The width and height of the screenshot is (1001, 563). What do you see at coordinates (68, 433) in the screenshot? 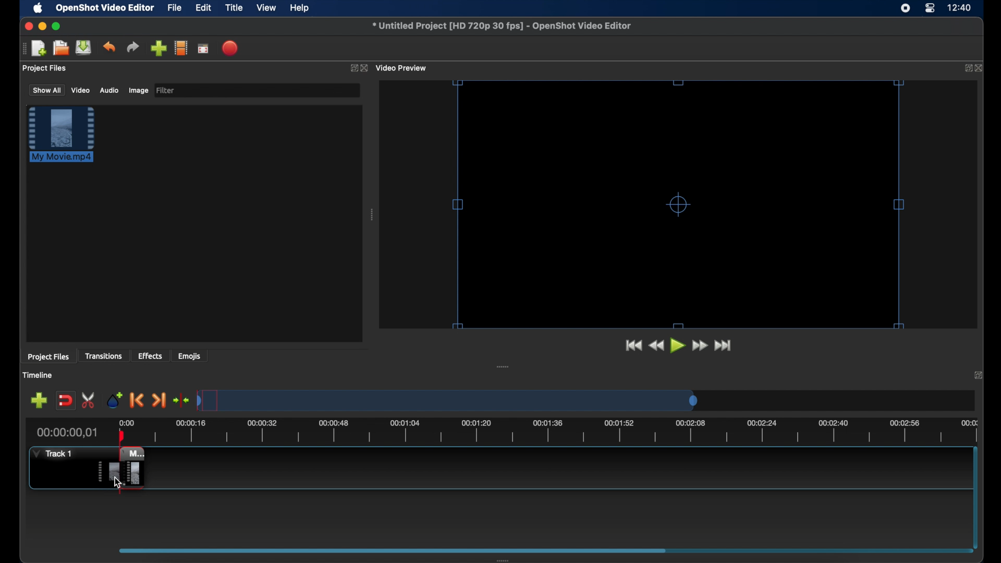
I see `current time indicator` at bounding box center [68, 433].